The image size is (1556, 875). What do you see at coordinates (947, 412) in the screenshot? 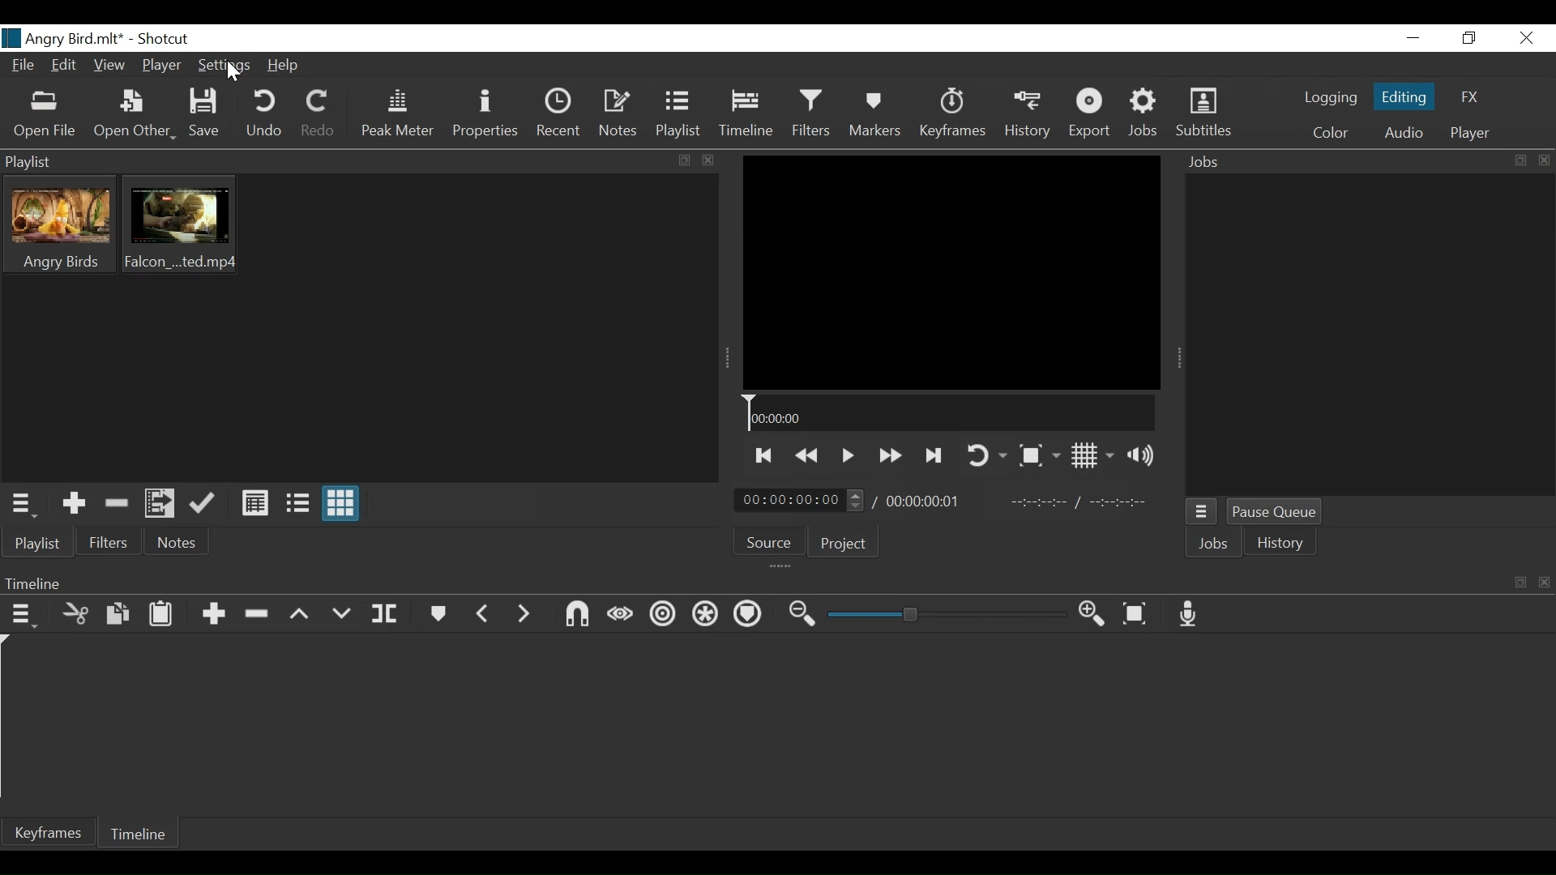
I see `Timeline` at bounding box center [947, 412].